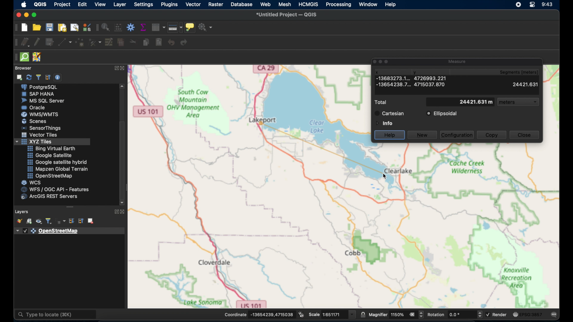  I want to click on scroll up arrow, so click(123, 86).